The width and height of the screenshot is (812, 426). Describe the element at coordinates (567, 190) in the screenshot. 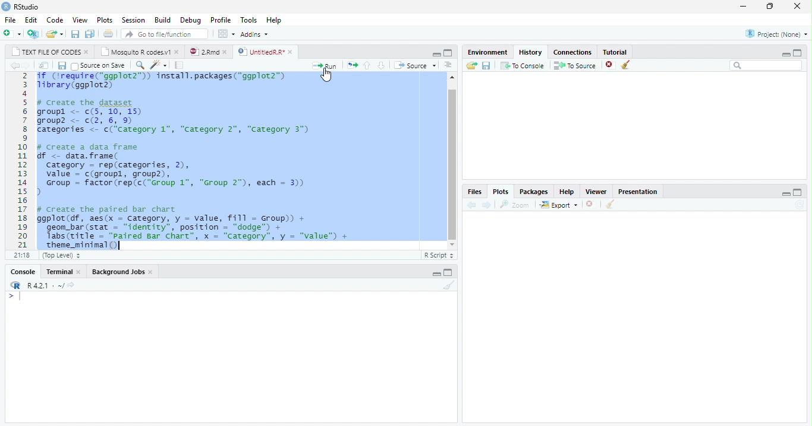

I see `help` at that location.